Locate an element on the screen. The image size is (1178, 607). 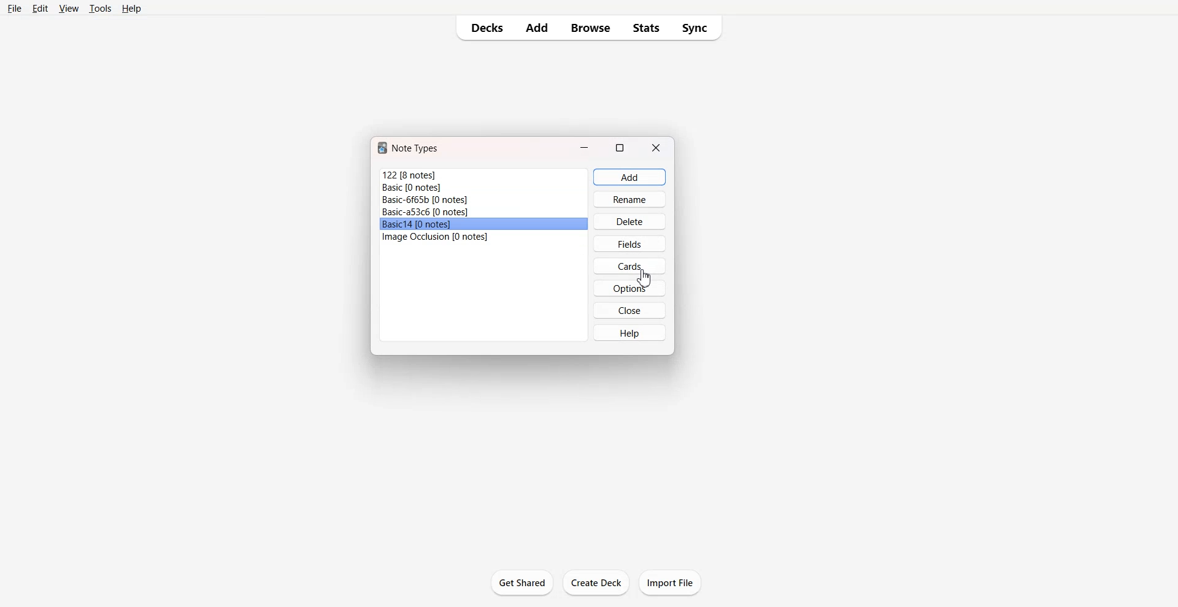
Edit is located at coordinates (40, 9).